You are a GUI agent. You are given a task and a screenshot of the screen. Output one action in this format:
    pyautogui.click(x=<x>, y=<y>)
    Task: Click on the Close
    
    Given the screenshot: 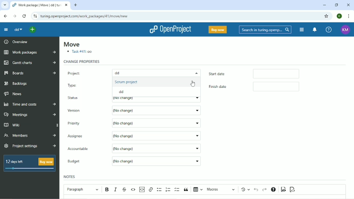 What is the action you would take?
    pyautogui.click(x=348, y=5)
    